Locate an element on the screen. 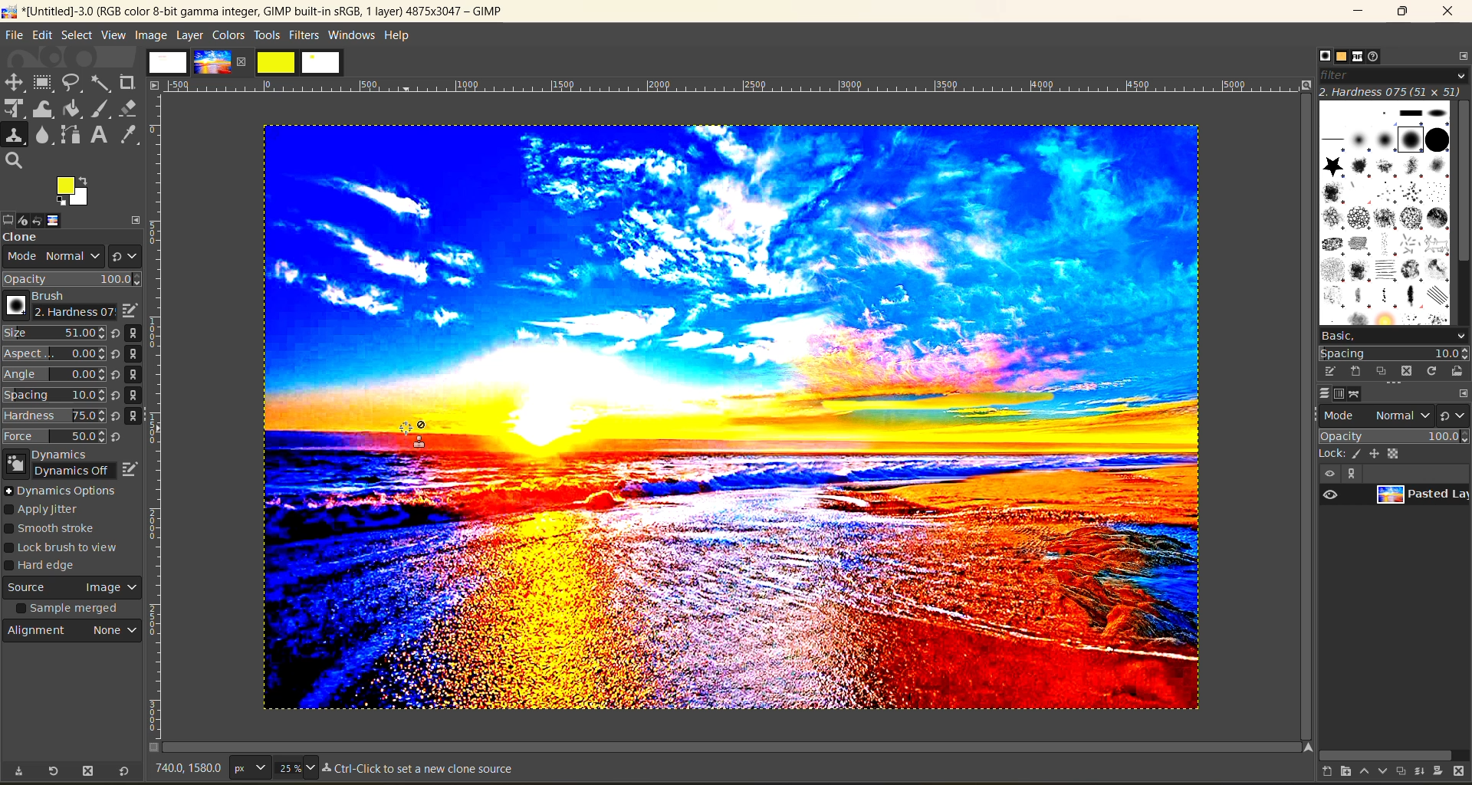 The height and width of the screenshot is (785, 1472). colors is located at coordinates (228, 34).